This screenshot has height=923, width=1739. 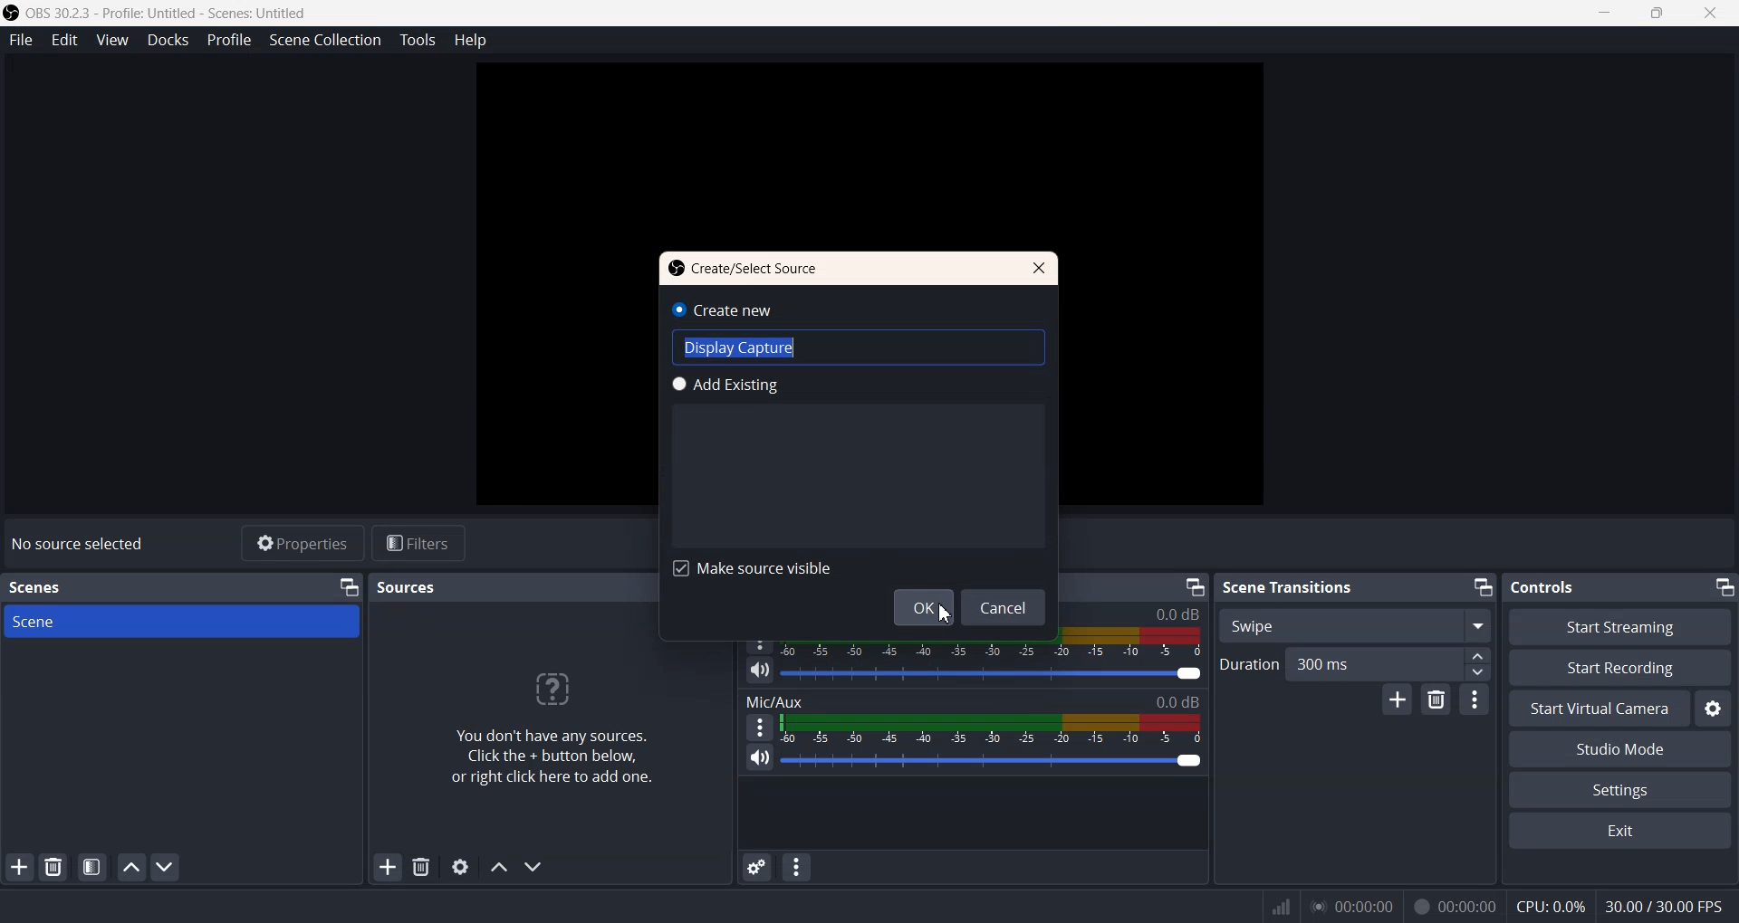 What do you see at coordinates (1139, 611) in the screenshot?
I see `Desktop Audio` at bounding box center [1139, 611].